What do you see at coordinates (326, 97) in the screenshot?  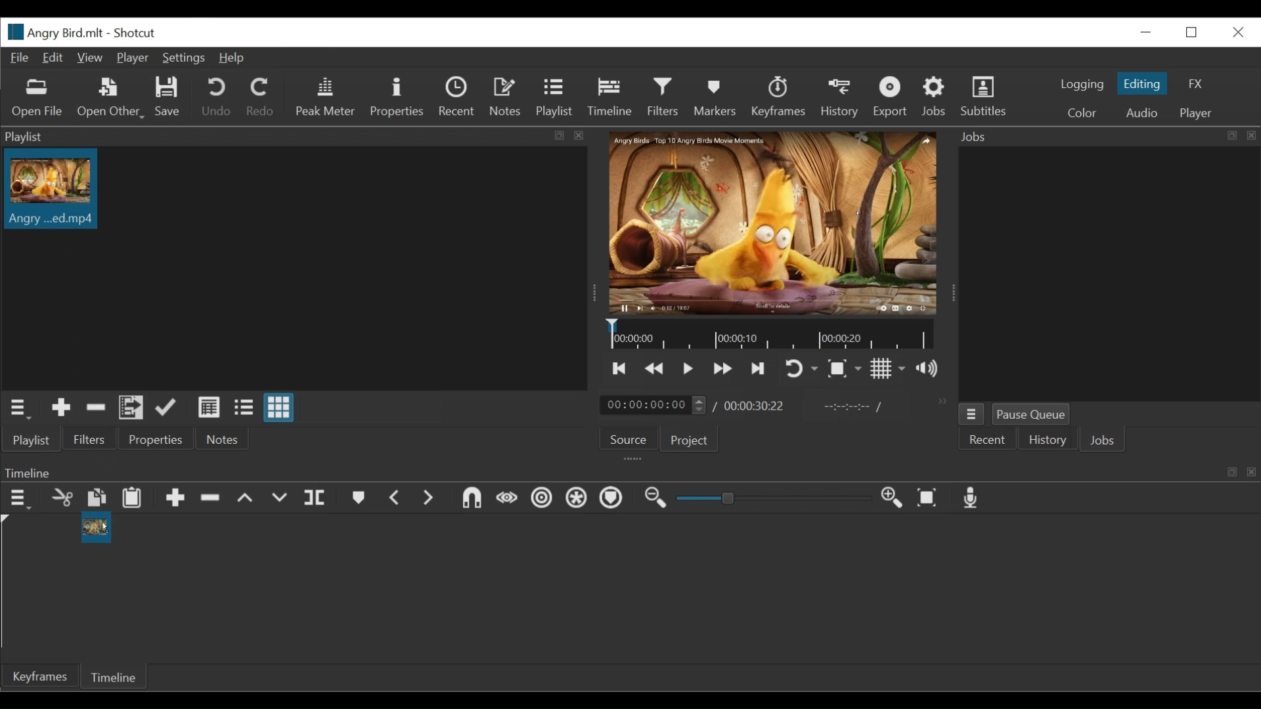 I see `Peak Meter` at bounding box center [326, 97].